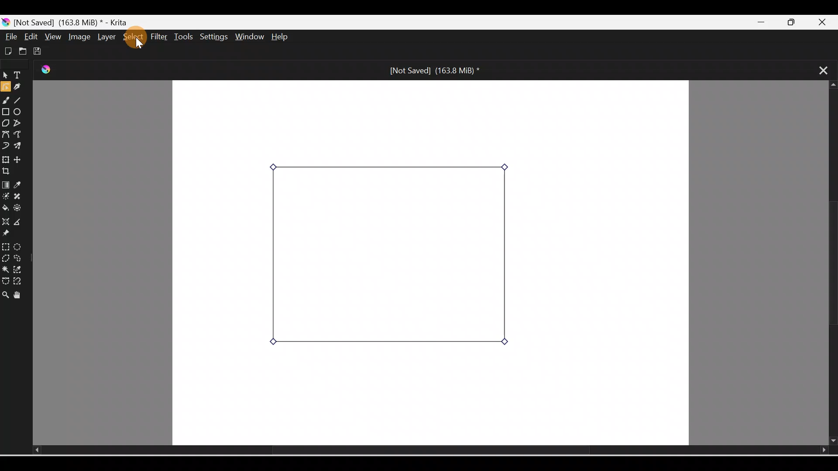 The width and height of the screenshot is (838, 471). Describe the element at coordinates (5, 145) in the screenshot. I see `Dynamic brush tool` at that location.